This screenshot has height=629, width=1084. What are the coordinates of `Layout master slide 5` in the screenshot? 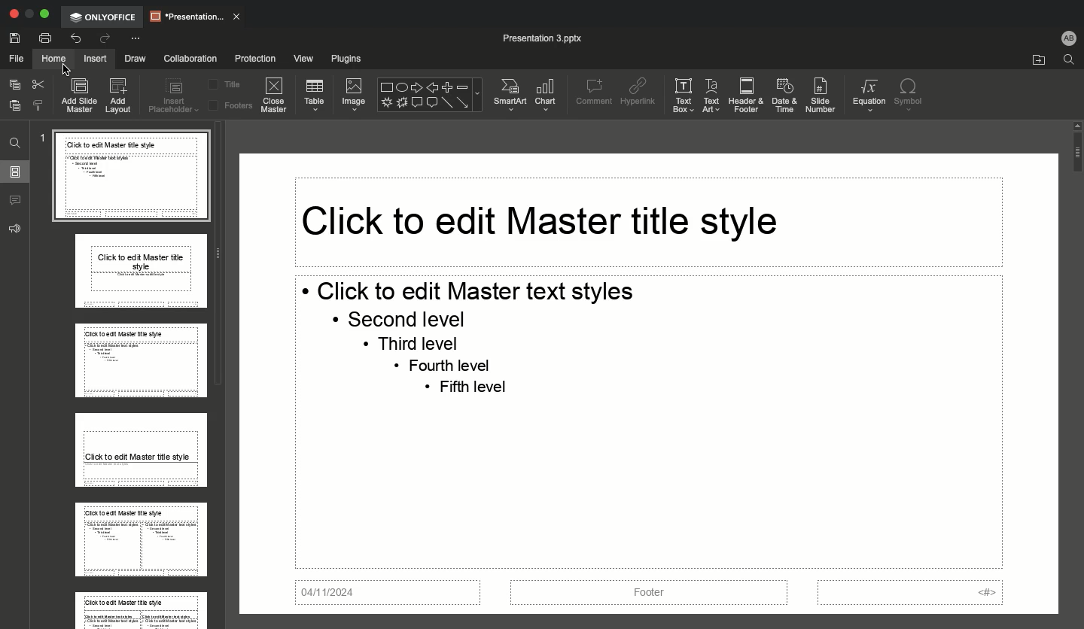 It's located at (137, 539).